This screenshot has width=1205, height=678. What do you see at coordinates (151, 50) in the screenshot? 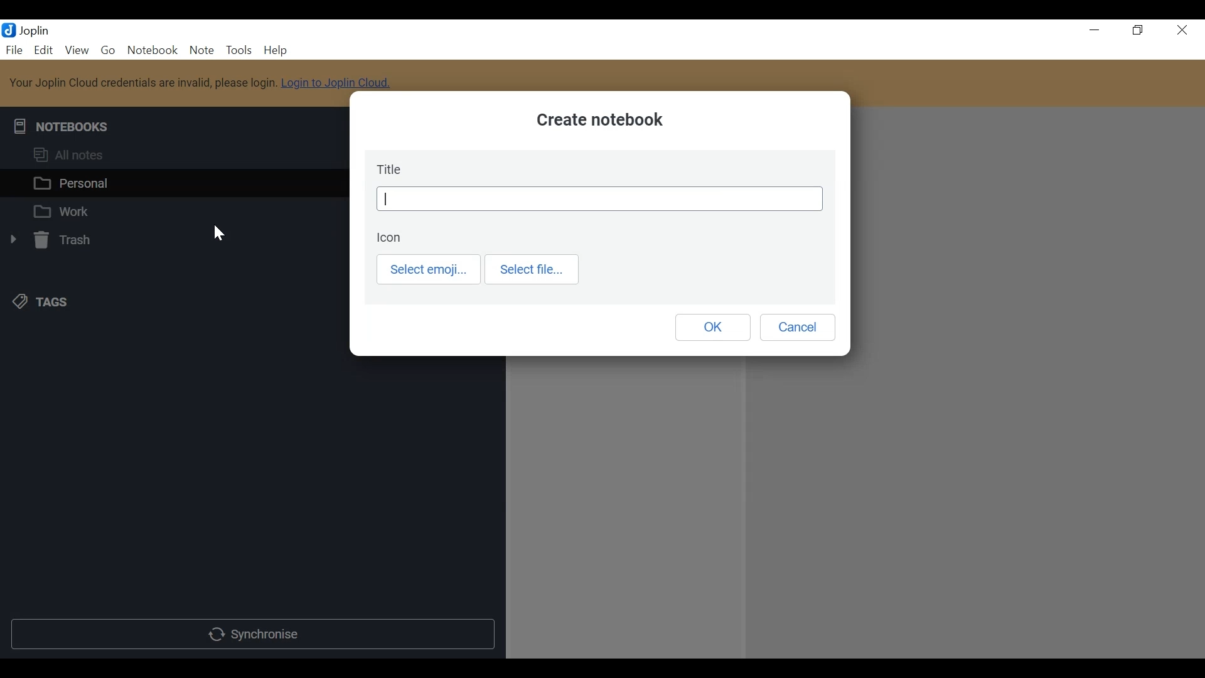
I see `Notebook` at bounding box center [151, 50].